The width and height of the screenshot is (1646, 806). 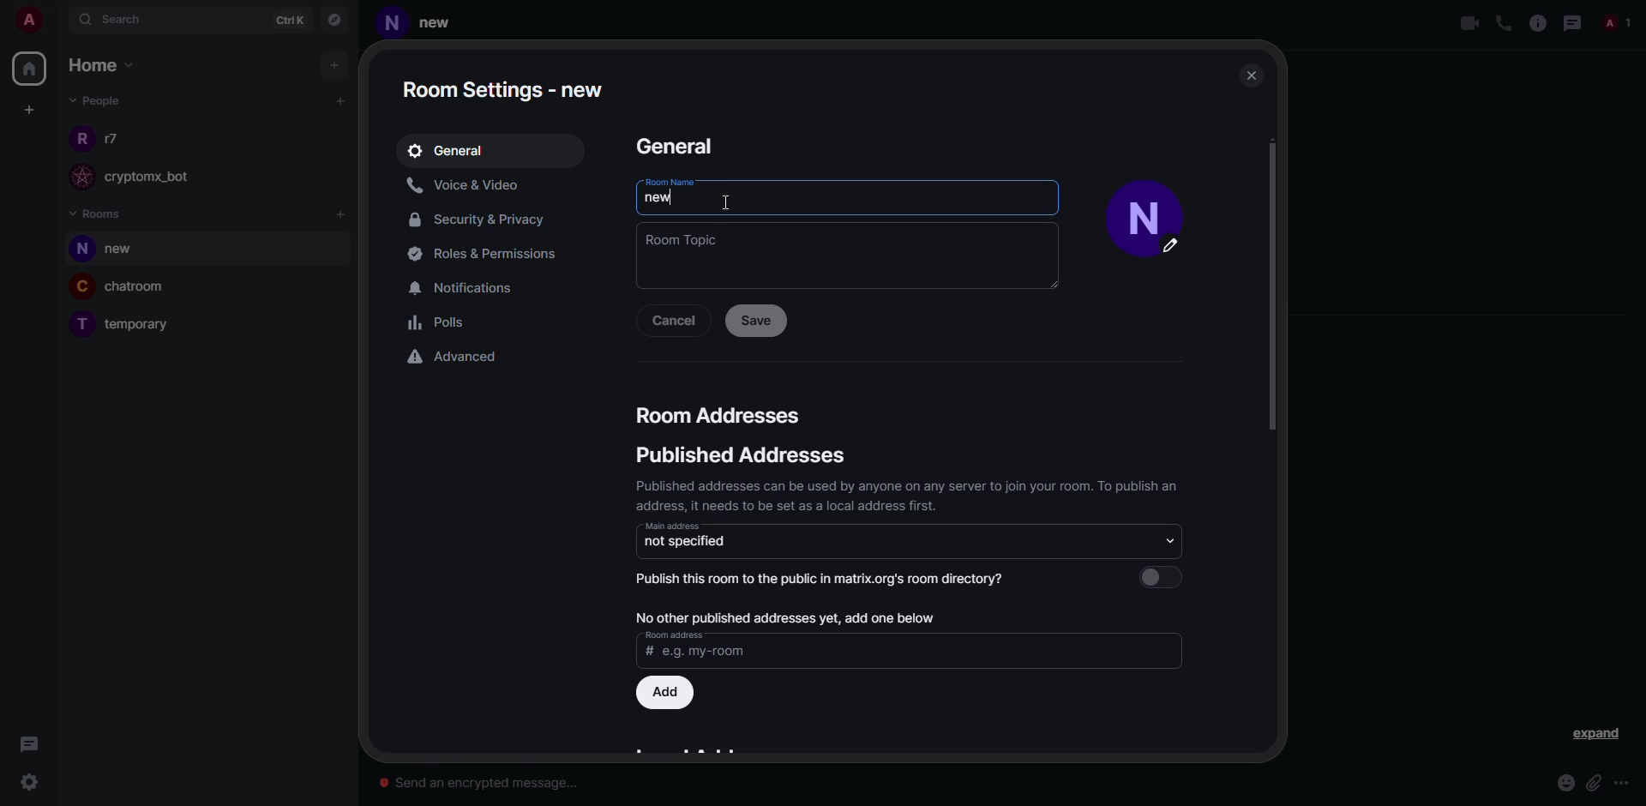 I want to click on expand, so click(x=1595, y=735).